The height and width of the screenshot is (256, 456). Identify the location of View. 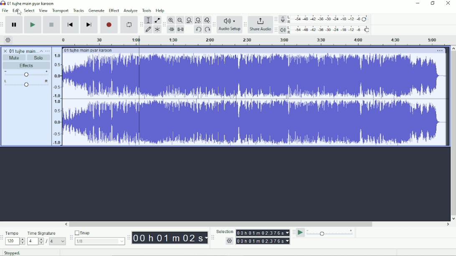
(43, 10).